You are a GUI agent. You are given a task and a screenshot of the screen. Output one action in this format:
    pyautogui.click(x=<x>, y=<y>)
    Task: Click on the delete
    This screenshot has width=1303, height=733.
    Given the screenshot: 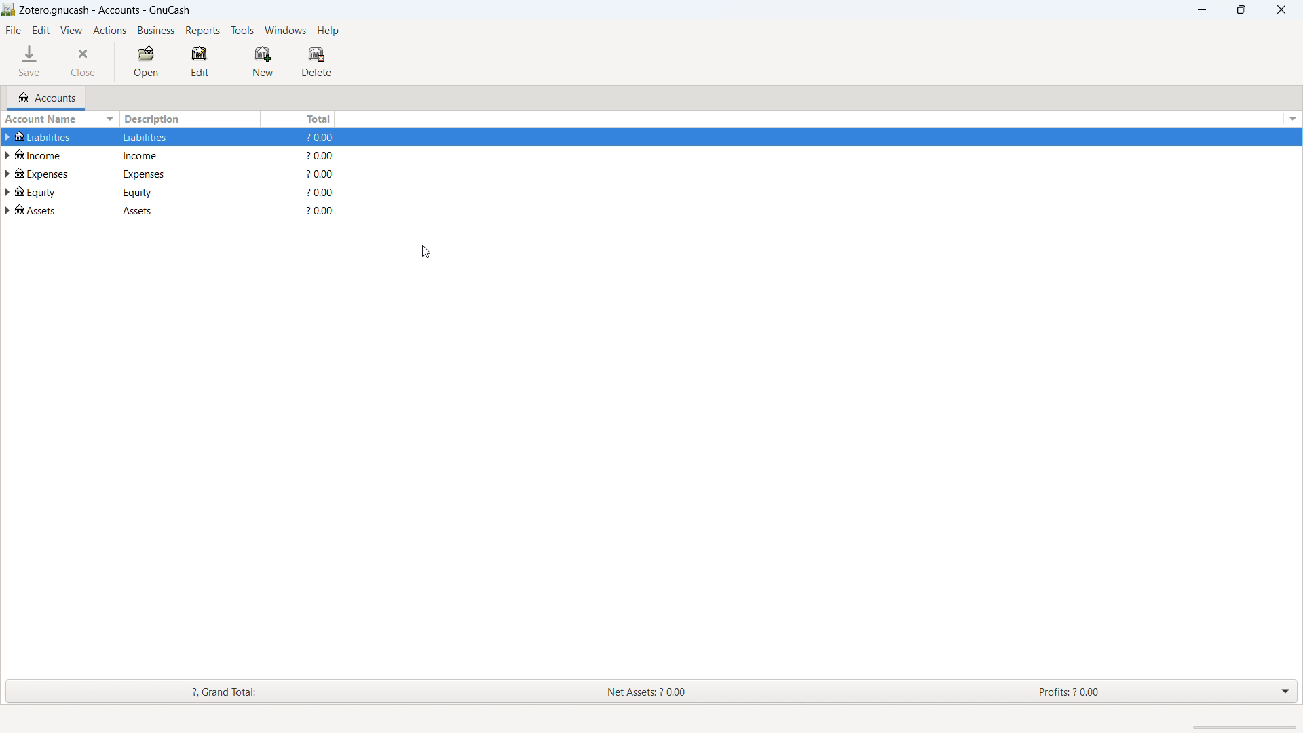 What is the action you would take?
    pyautogui.click(x=316, y=62)
    